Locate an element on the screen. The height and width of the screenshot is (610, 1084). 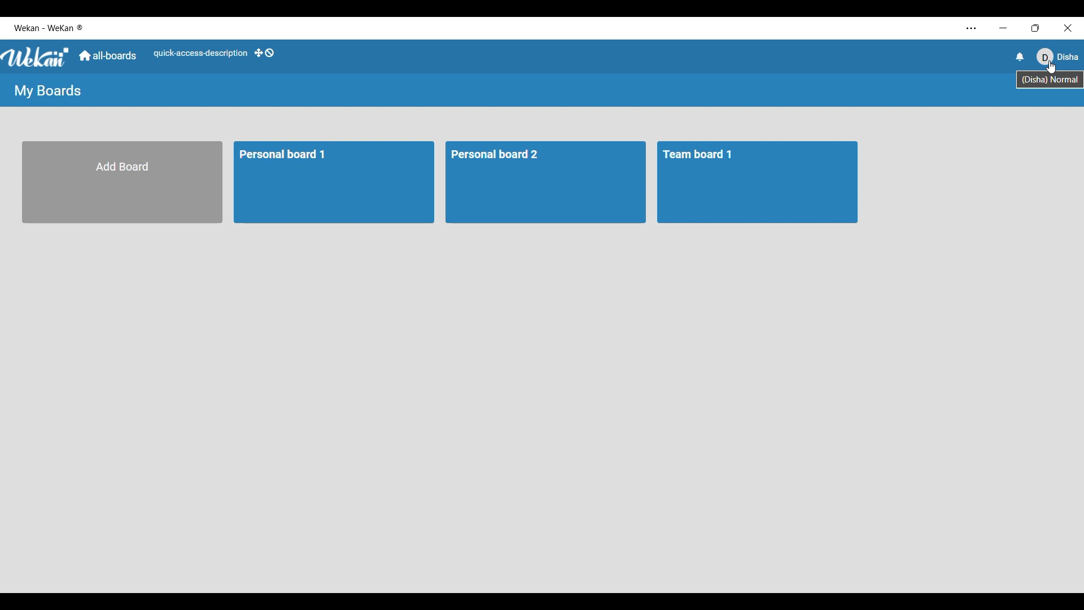
Wekan - WeKan ® is located at coordinates (50, 28).